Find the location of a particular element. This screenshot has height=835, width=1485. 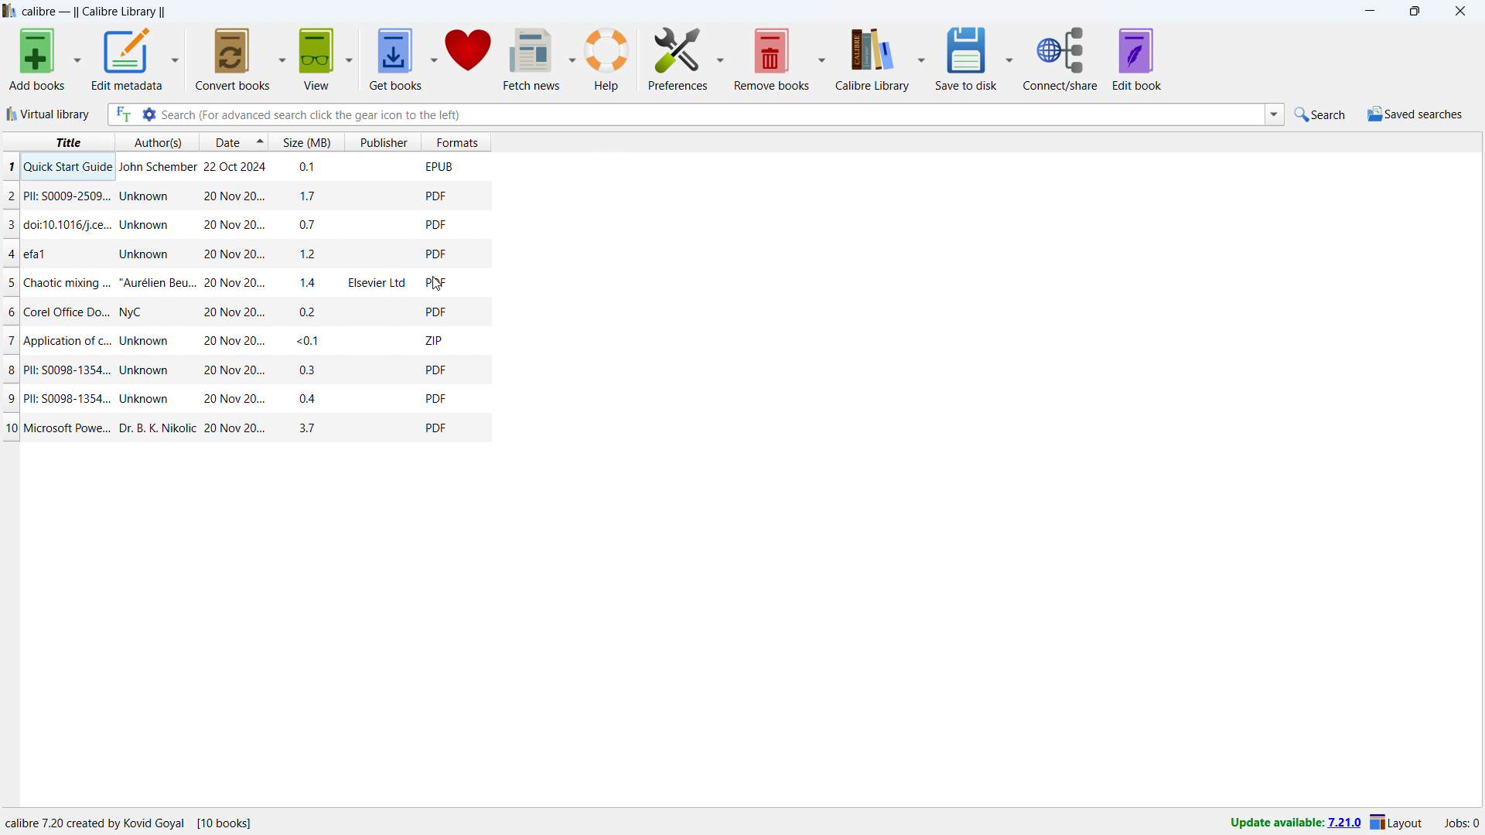

2 | PII: S0009-2509... Unknown 20 Nov 20... 17 PDF is located at coordinates (269, 196).